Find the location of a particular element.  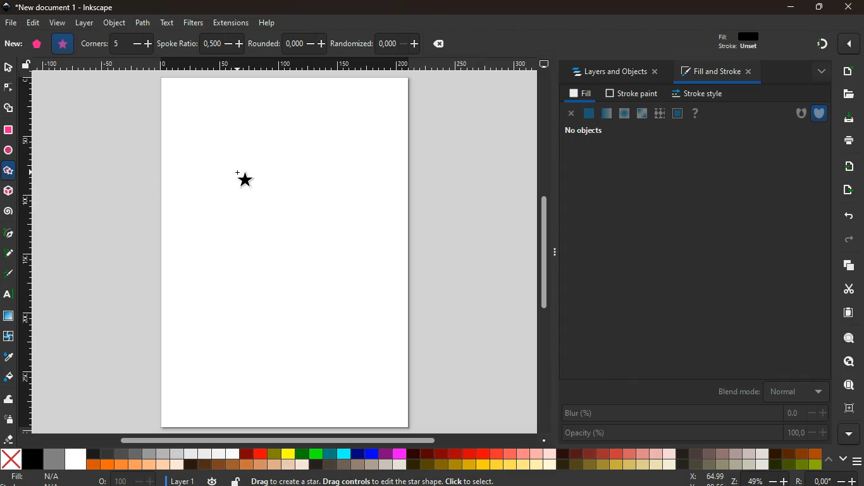

maximize is located at coordinates (818, 6).